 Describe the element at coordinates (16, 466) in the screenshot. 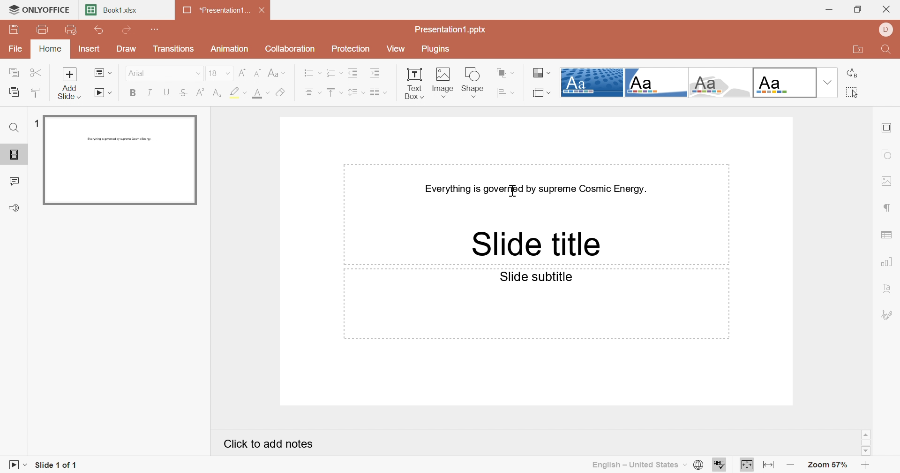

I see `Start slideshow` at that location.